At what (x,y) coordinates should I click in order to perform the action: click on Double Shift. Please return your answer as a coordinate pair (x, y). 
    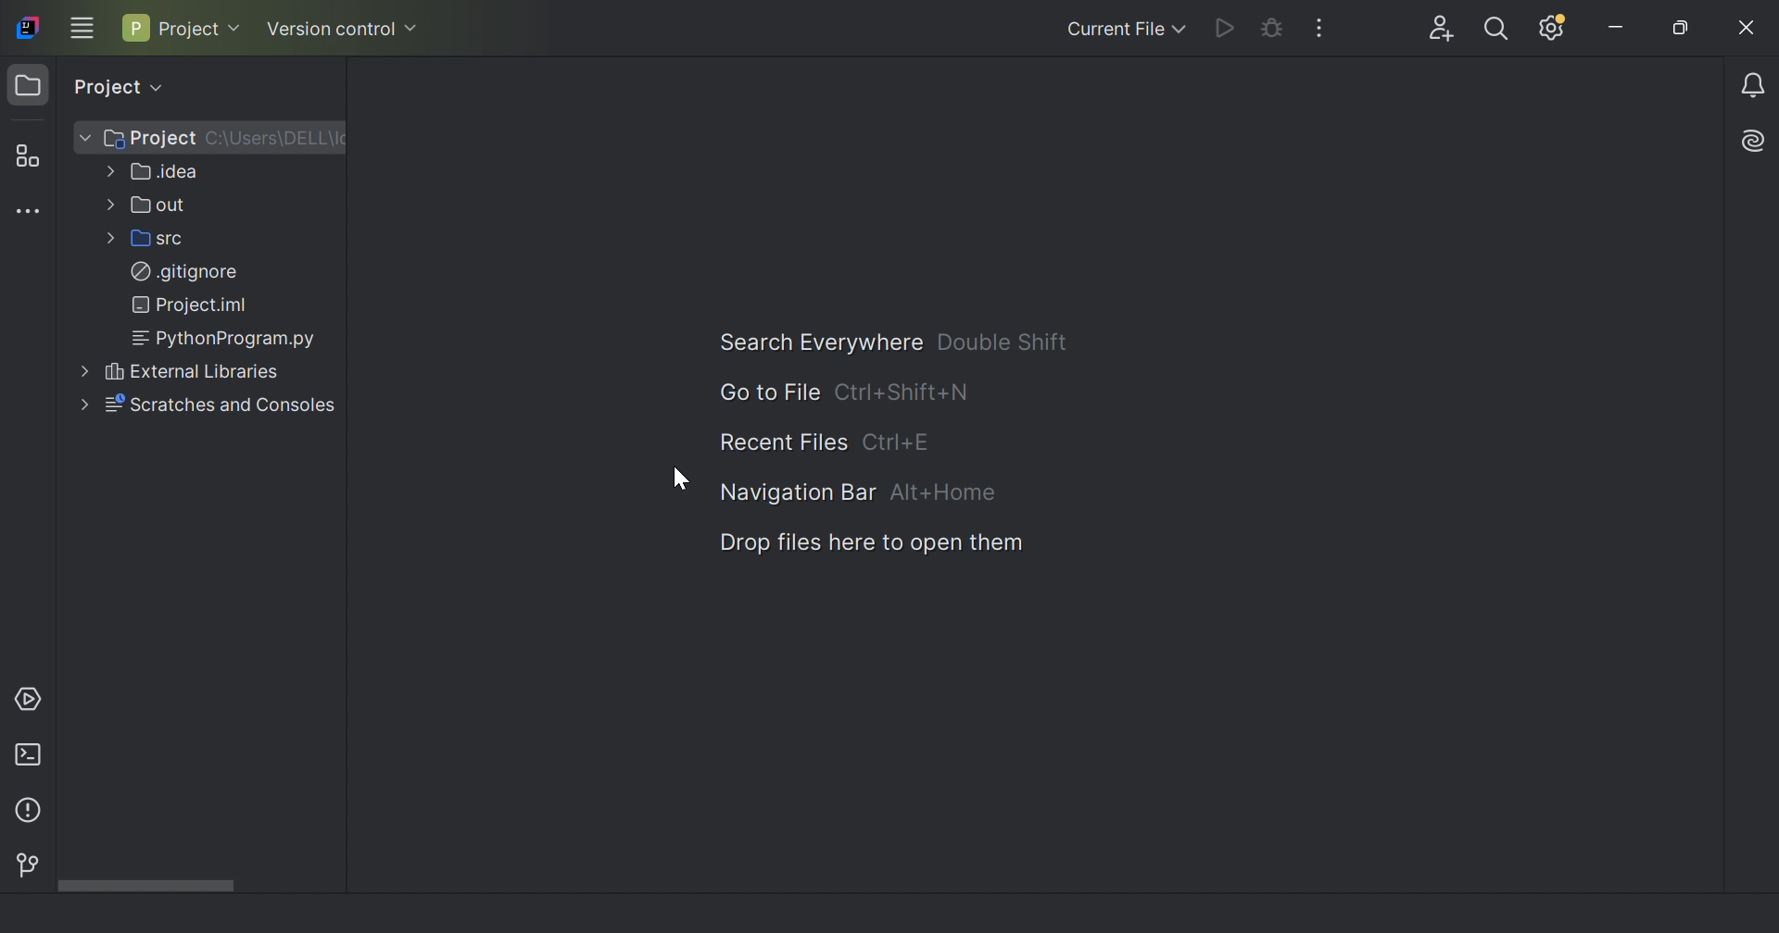
    Looking at the image, I should click on (1006, 341).